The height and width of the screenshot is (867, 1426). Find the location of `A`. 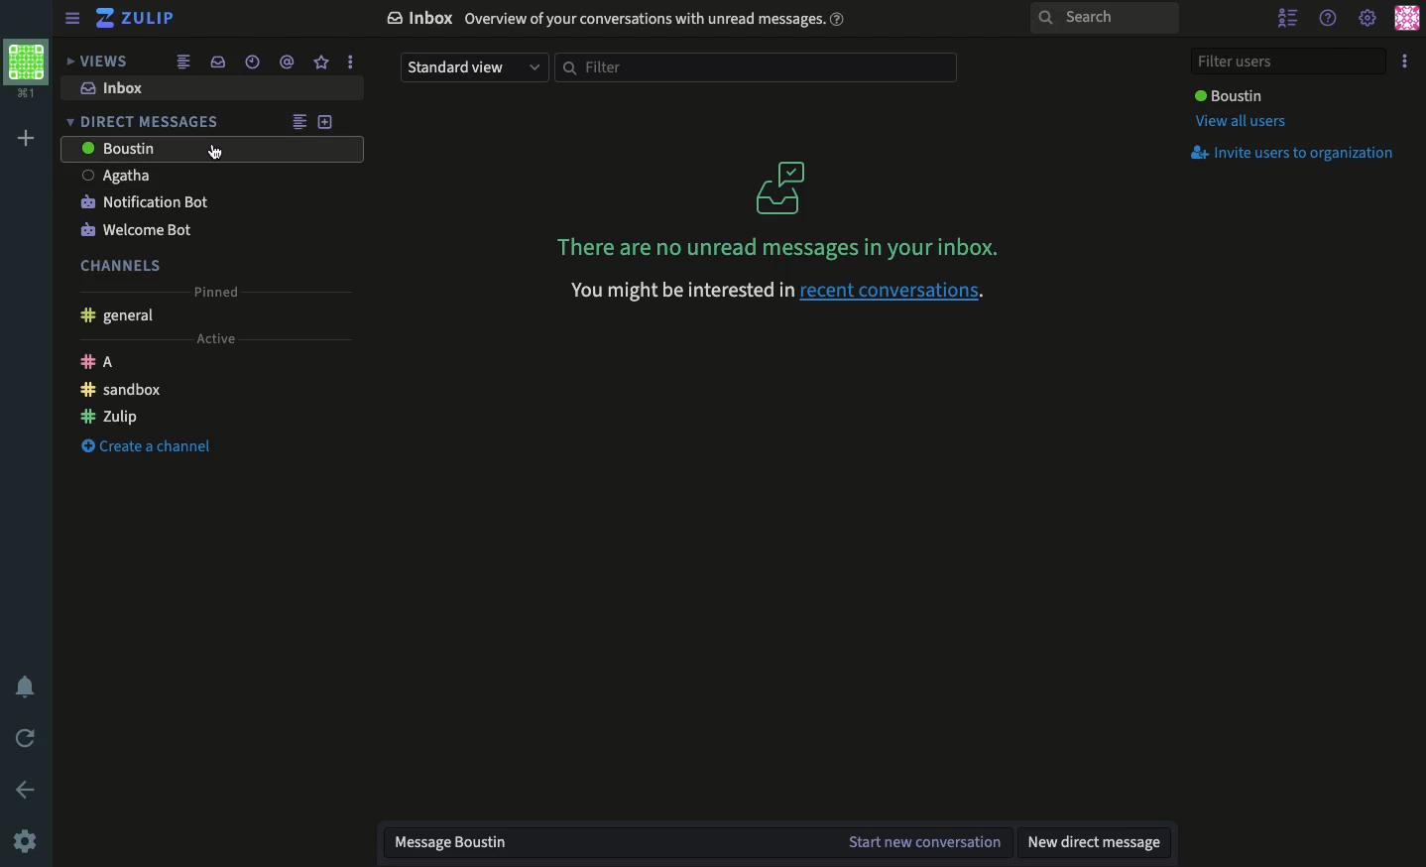

A is located at coordinates (98, 361).